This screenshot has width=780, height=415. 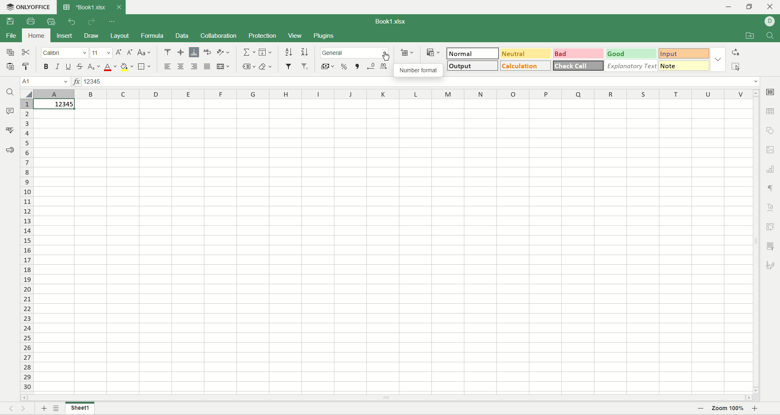 I want to click on align right, so click(x=195, y=67).